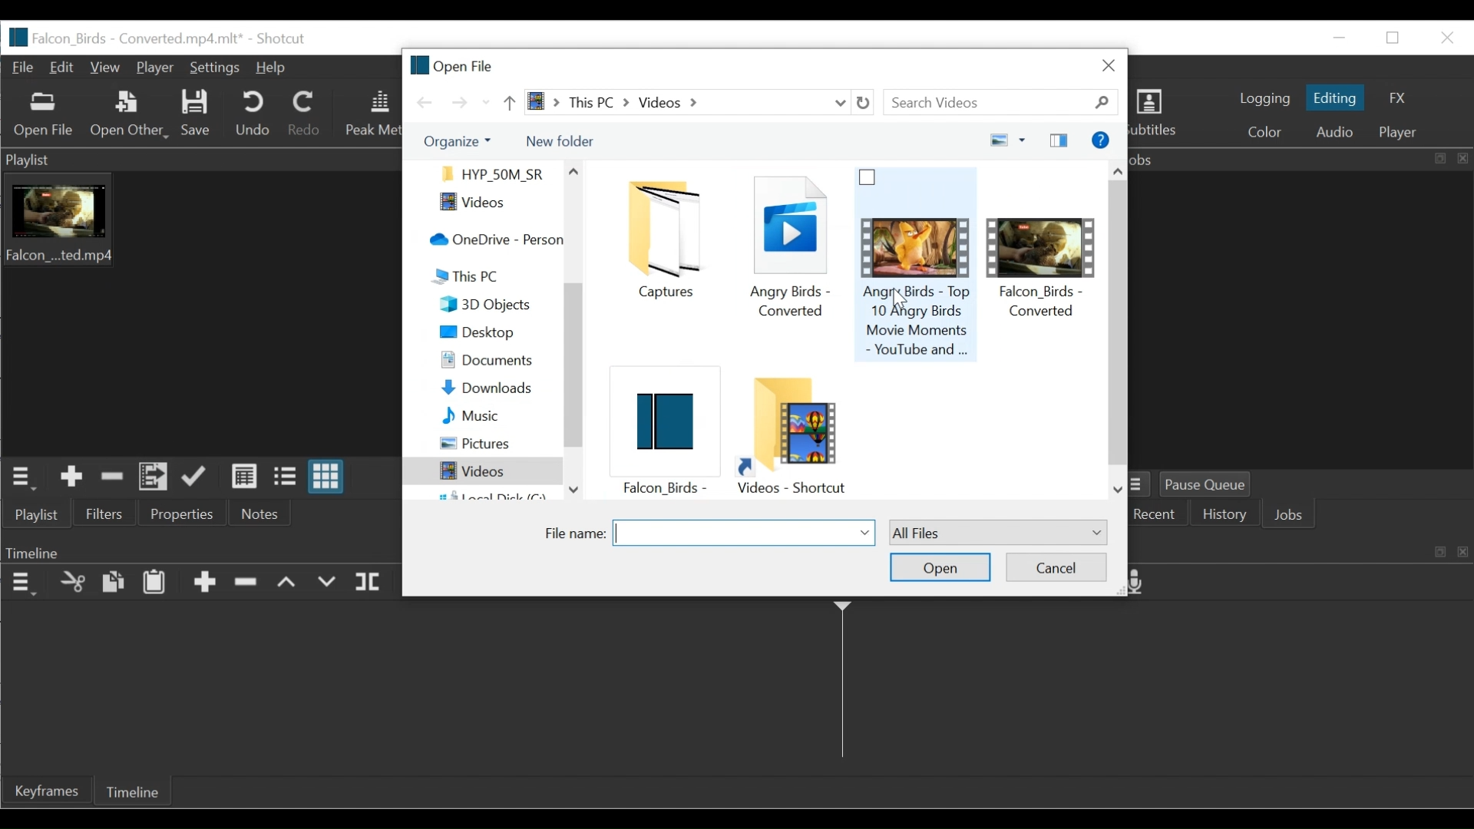 This screenshot has height=829, width=1474. I want to click on Help, so click(270, 69).